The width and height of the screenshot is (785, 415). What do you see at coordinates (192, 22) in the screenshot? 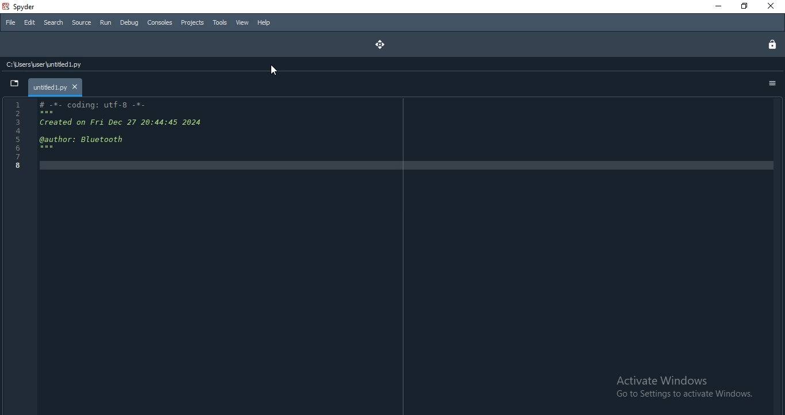
I see `Projects` at bounding box center [192, 22].